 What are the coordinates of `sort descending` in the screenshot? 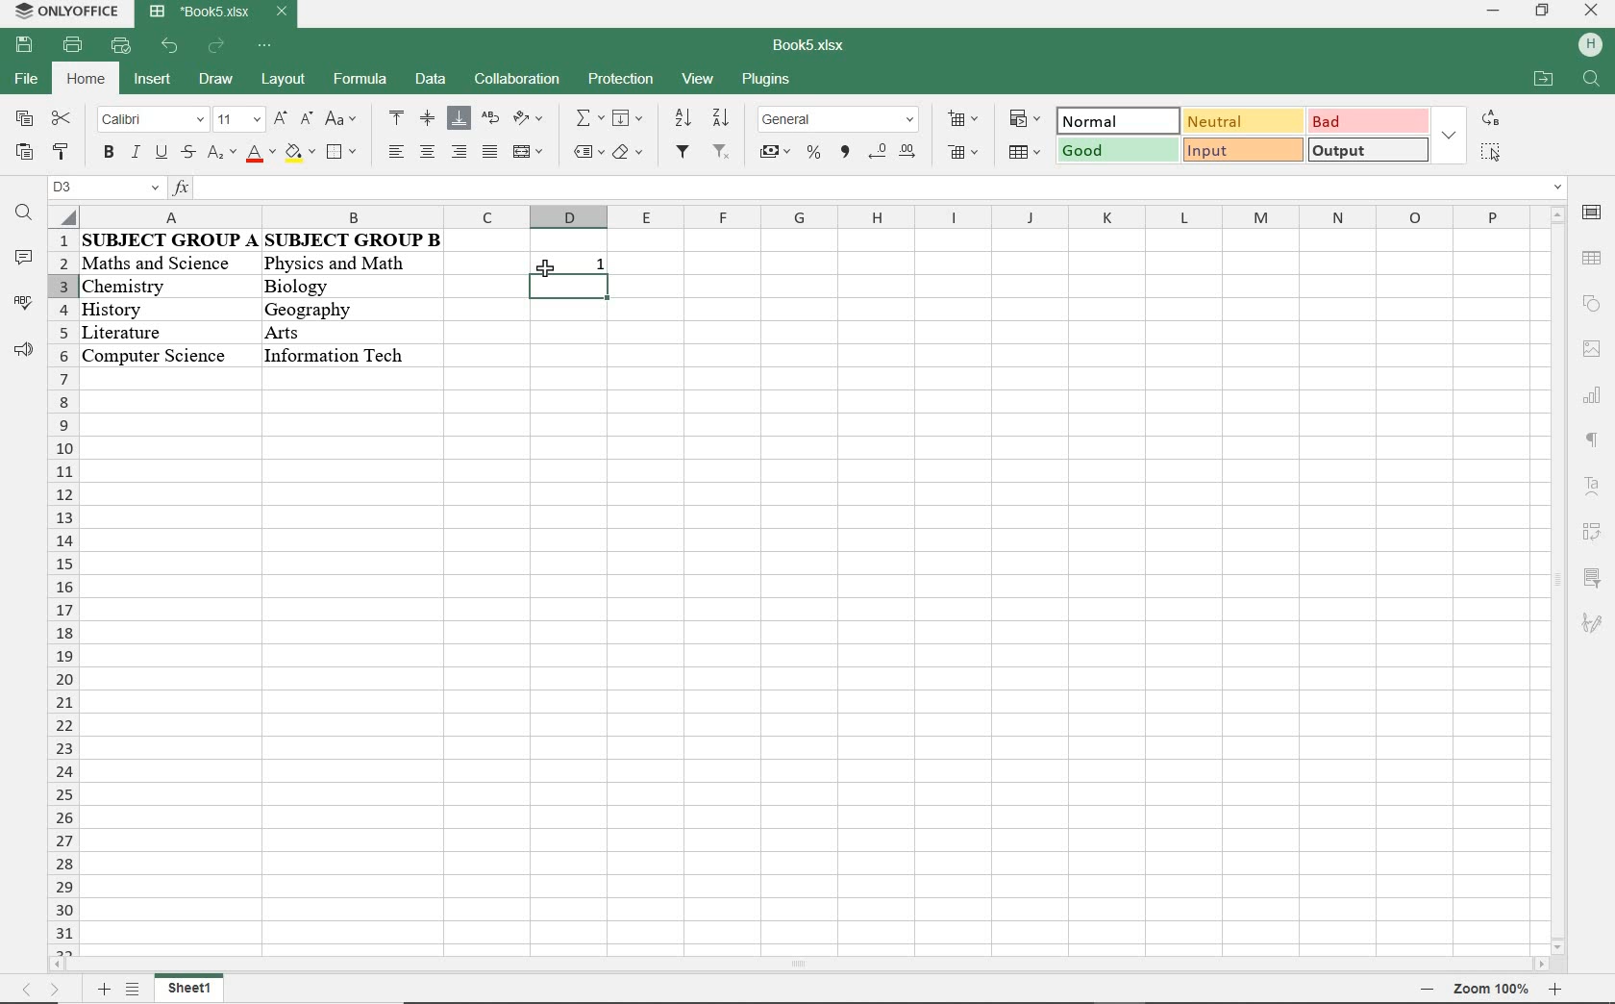 It's located at (721, 118).